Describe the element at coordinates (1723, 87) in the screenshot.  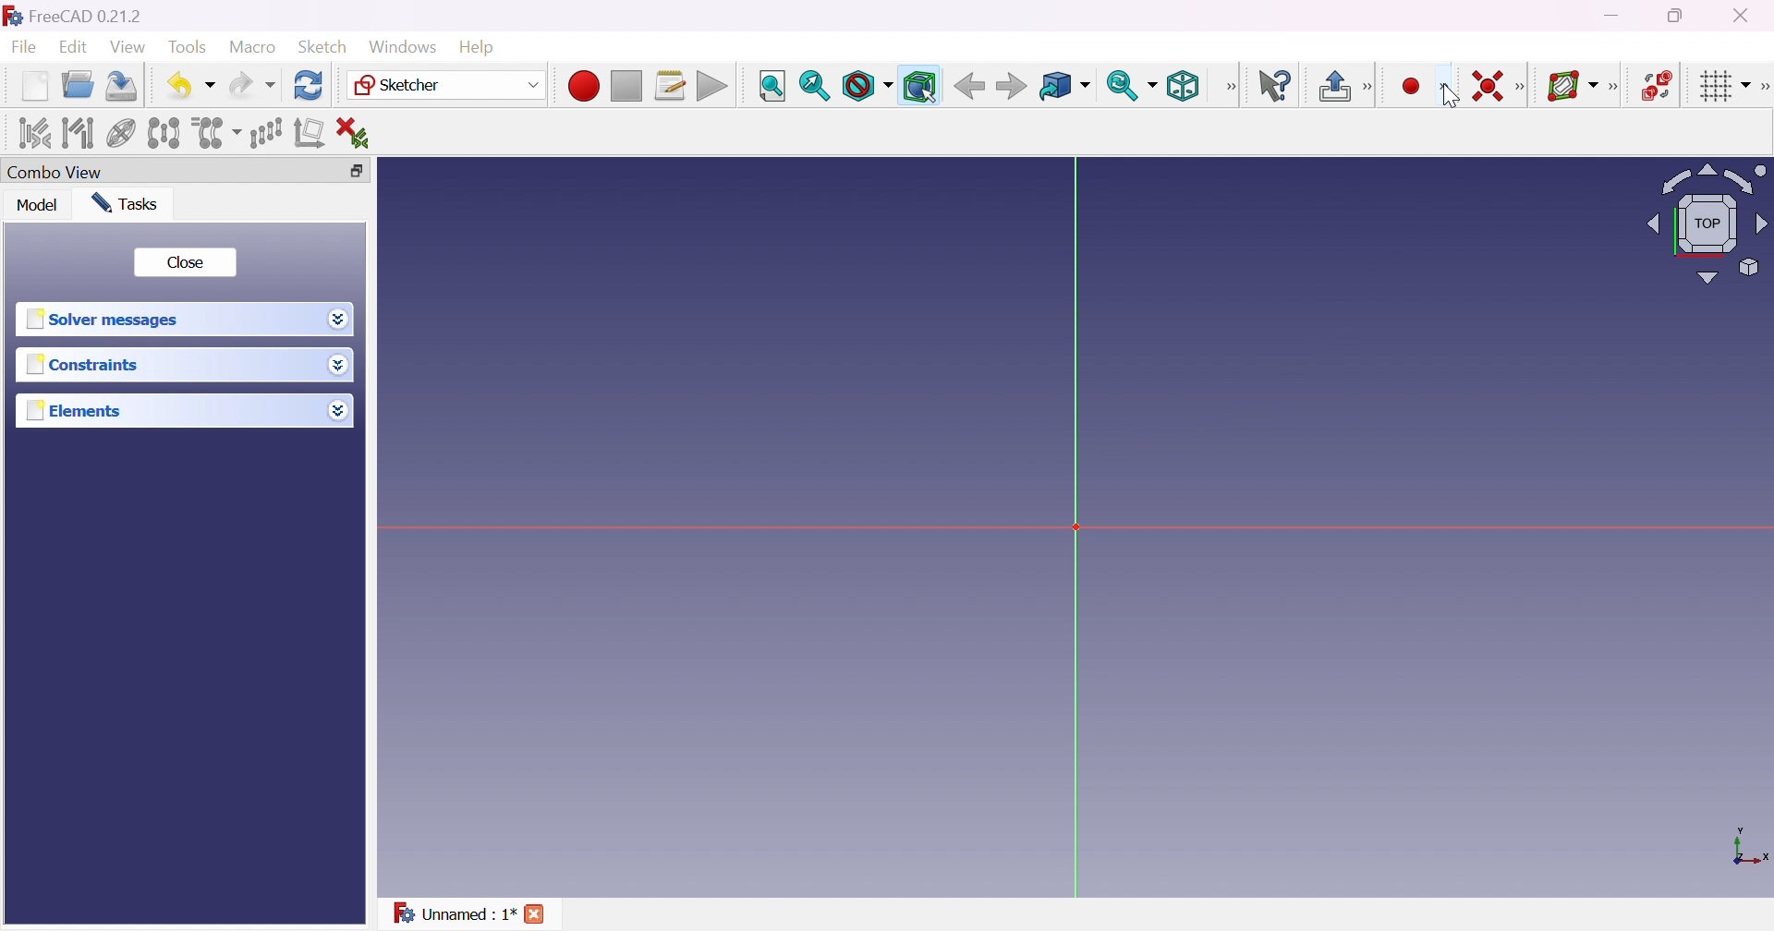
I see `Toggle grid` at that location.